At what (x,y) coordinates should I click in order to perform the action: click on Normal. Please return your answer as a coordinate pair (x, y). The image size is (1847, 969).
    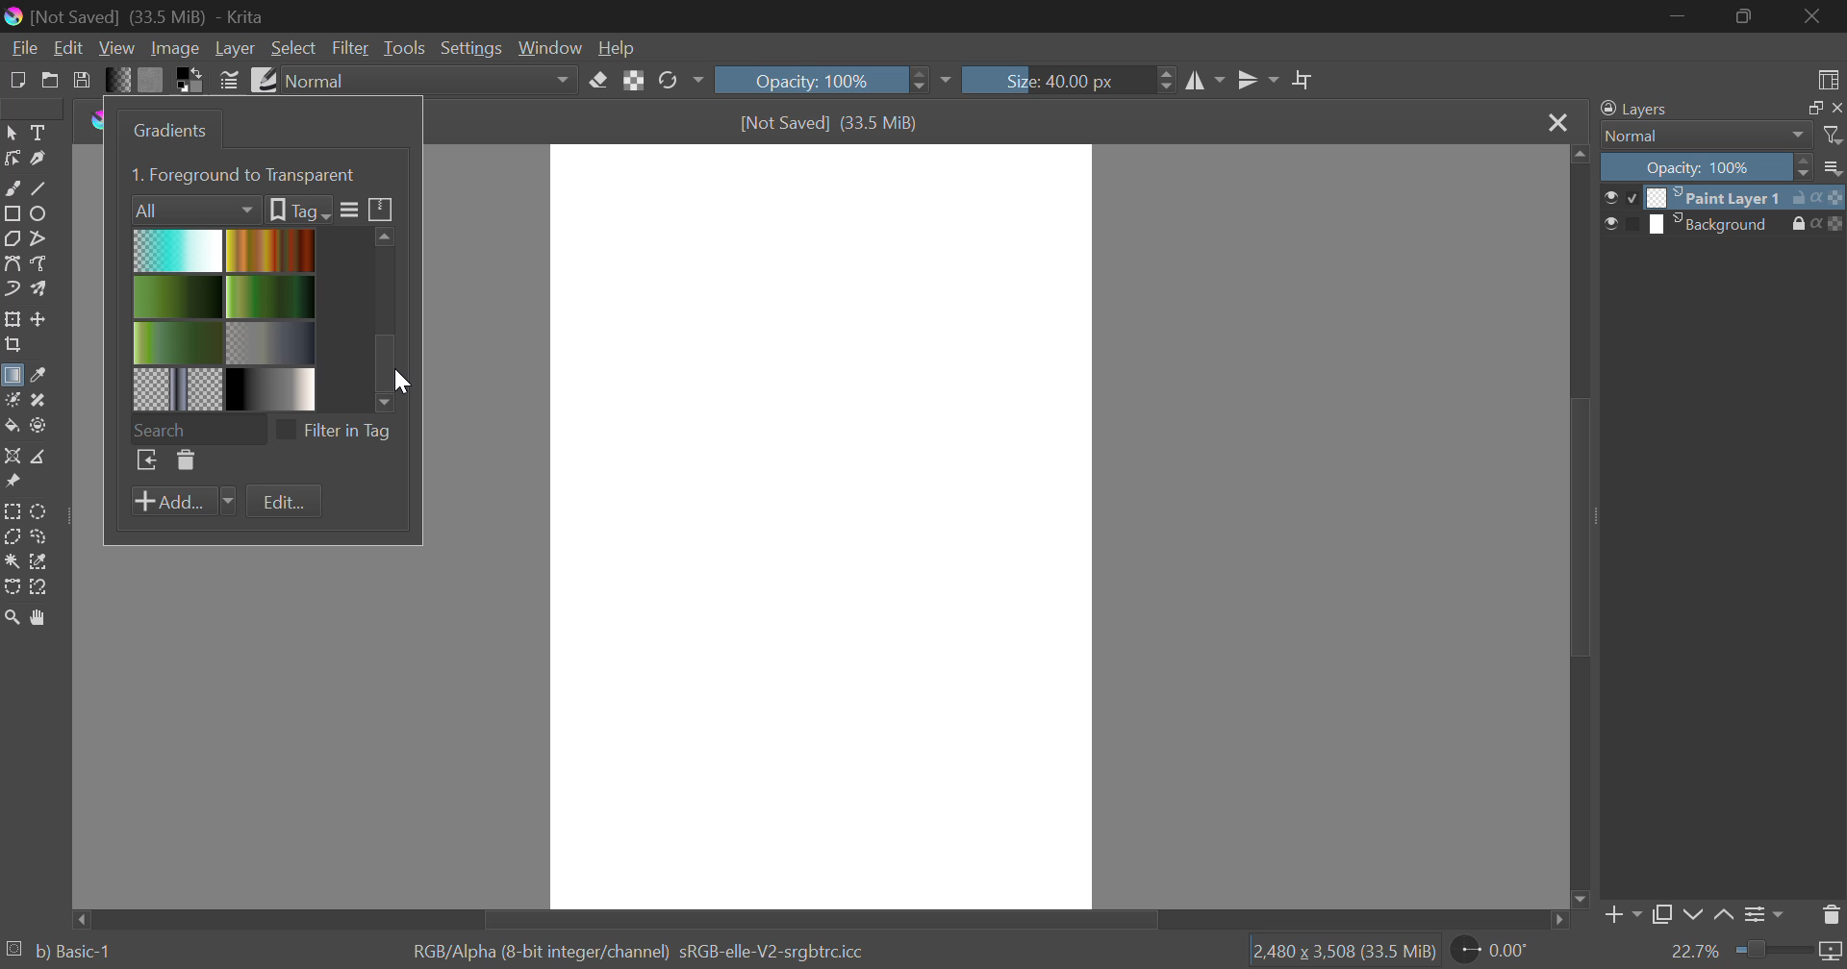
    Looking at the image, I should click on (432, 81).